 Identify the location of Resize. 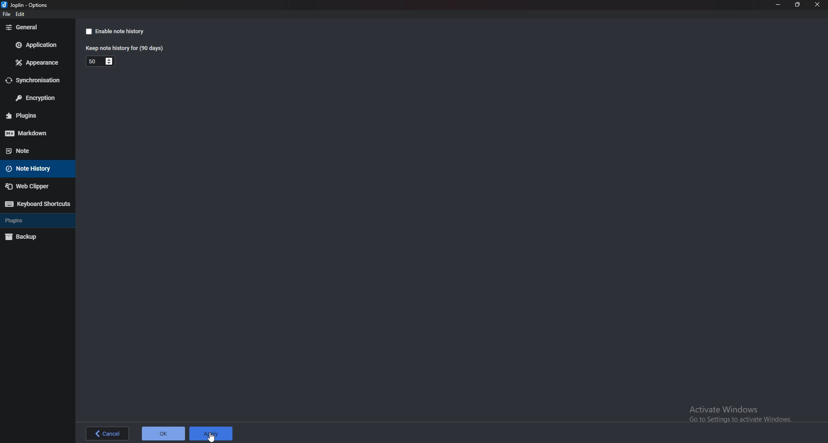
(798, 5).